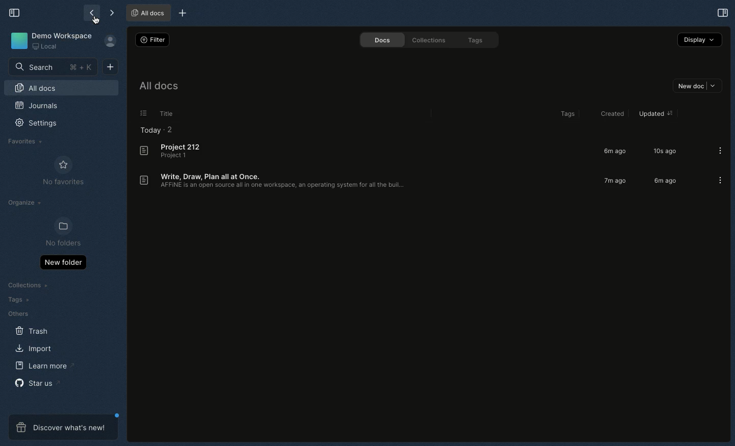 The image size is (735, 446). Describe the element at coordinates (51, 67) in the screenshot. I see `Search` at that location.